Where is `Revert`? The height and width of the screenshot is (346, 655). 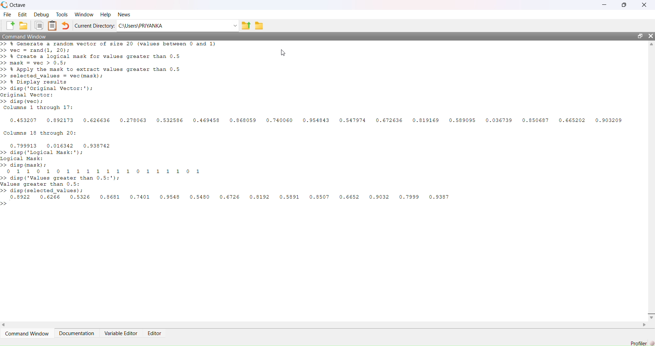
Revert is located at coordinates (65, 27).